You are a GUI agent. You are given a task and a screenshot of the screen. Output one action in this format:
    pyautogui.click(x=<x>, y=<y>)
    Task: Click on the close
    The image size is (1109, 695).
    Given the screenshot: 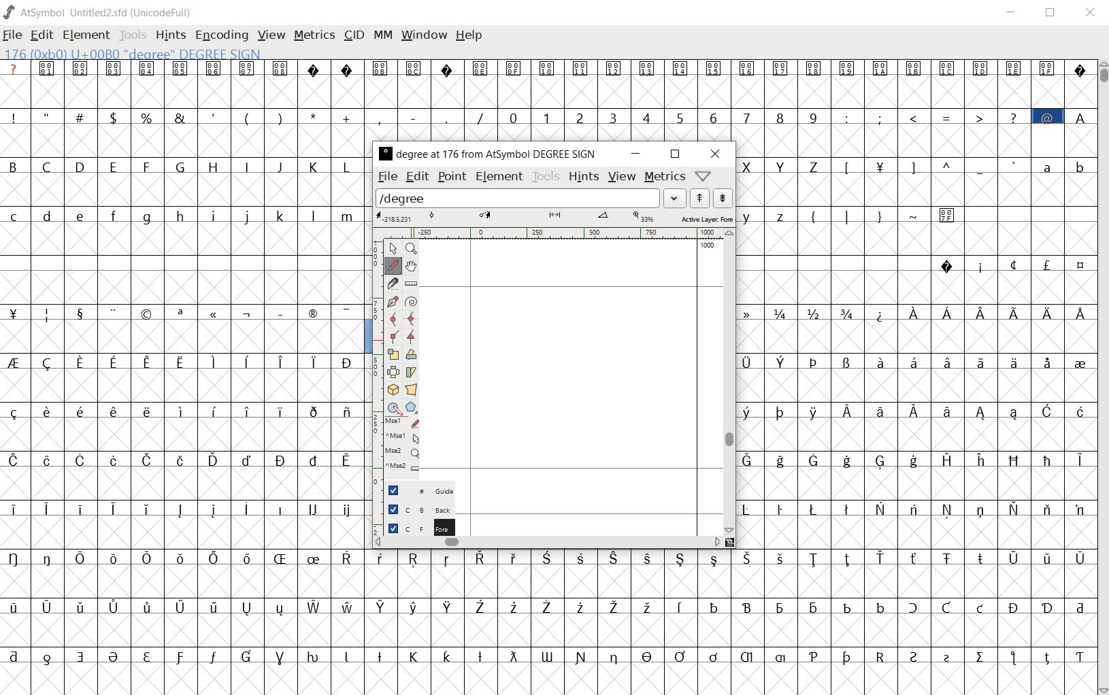 What is the action you would take?
    pyautogui.click(x=715, y=154)
    